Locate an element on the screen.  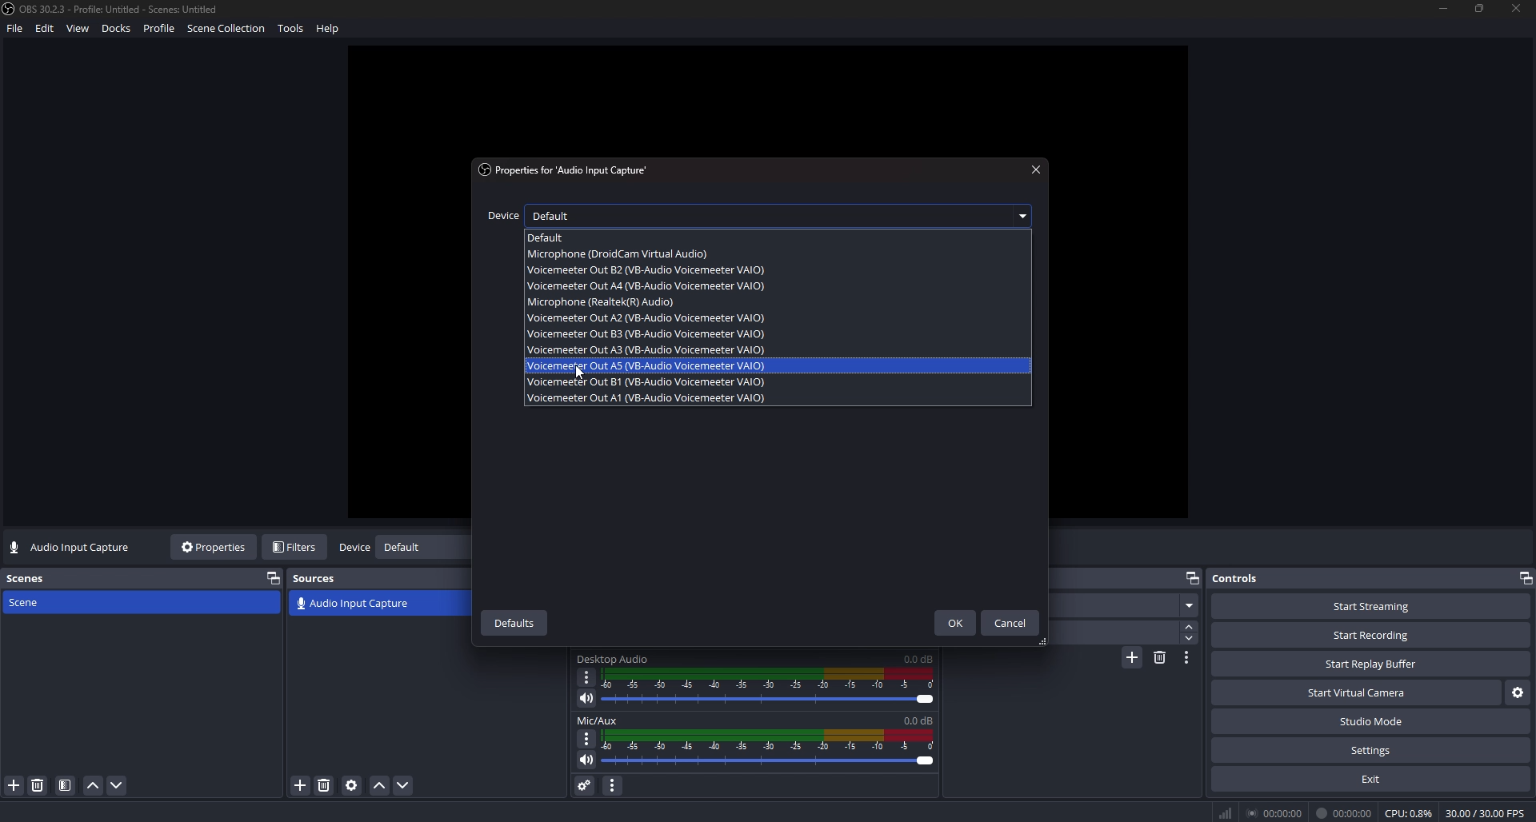
advanced audio properties is located at coordinates (584, 784).